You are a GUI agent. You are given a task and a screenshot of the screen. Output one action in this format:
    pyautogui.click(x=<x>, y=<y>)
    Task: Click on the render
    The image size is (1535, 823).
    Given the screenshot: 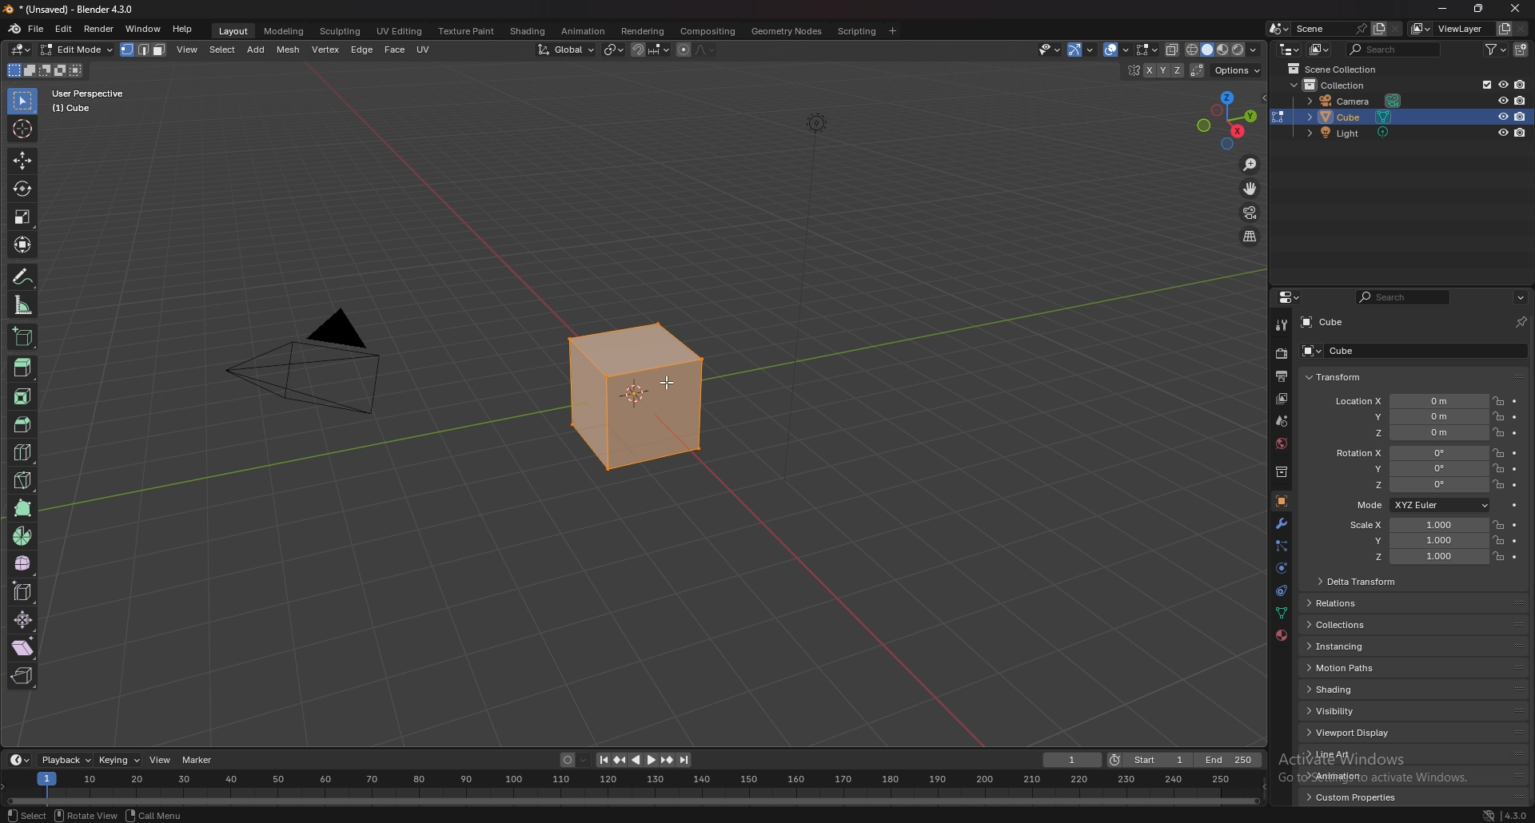 What is the action you would take?
    pyautogui.click(x=1281, y=352)
    